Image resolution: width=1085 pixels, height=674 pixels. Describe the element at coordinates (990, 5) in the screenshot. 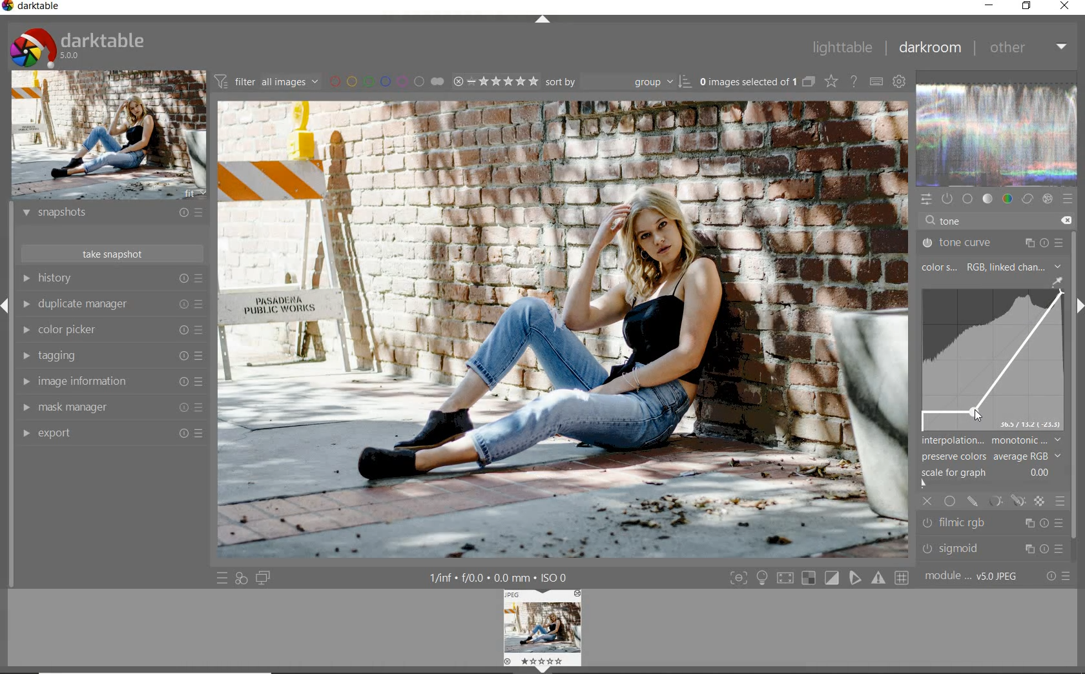

I see `minimize` at that location.